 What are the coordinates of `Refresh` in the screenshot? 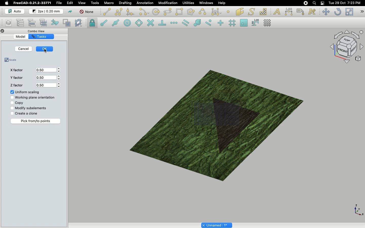 It's located at (337, 12).